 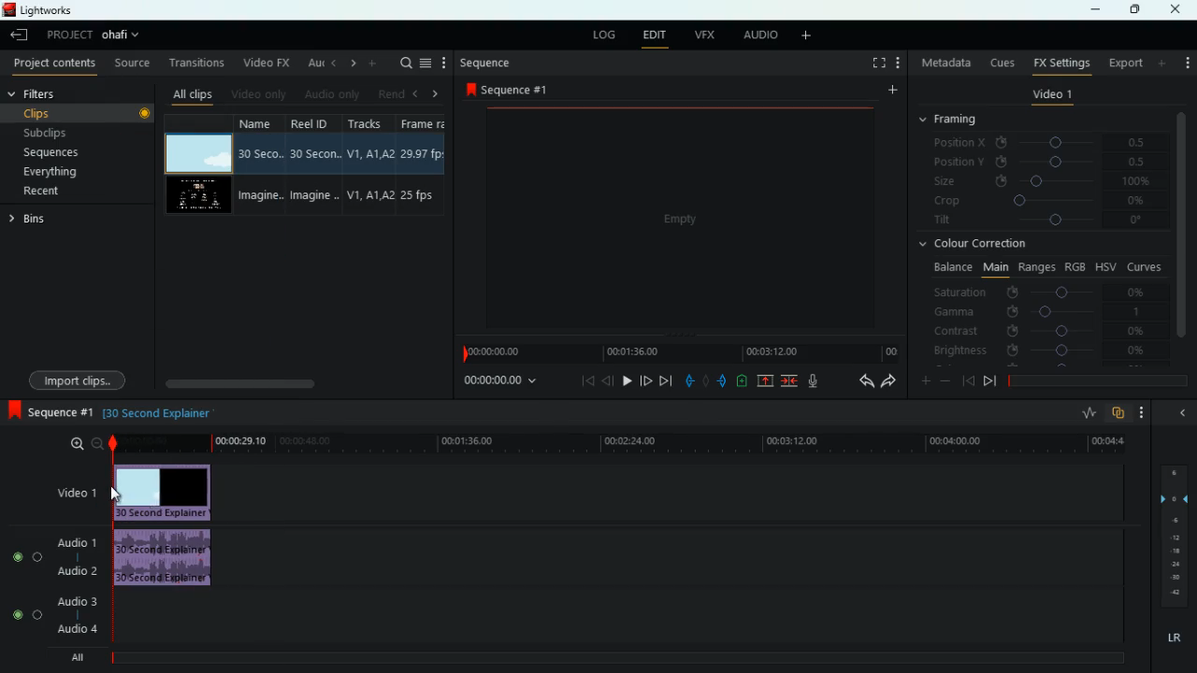 I want to click on video, so click(x=169, y=491).